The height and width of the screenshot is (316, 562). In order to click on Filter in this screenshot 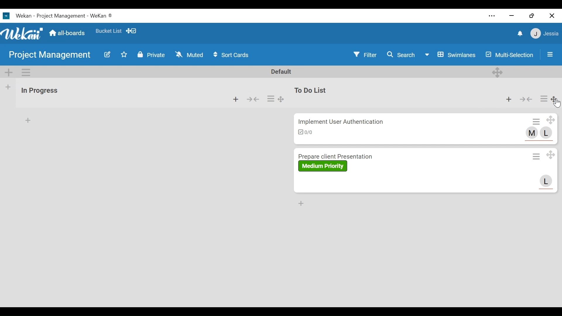, I will do `click(365, 54)`.